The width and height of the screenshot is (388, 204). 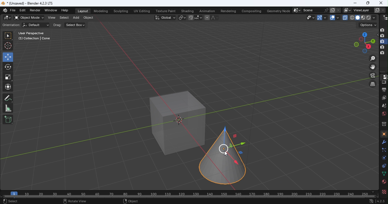 What do you see at coordinates (382, 47) in the screenshot?
I see `disable in renders` at bounding box center [382, 47].